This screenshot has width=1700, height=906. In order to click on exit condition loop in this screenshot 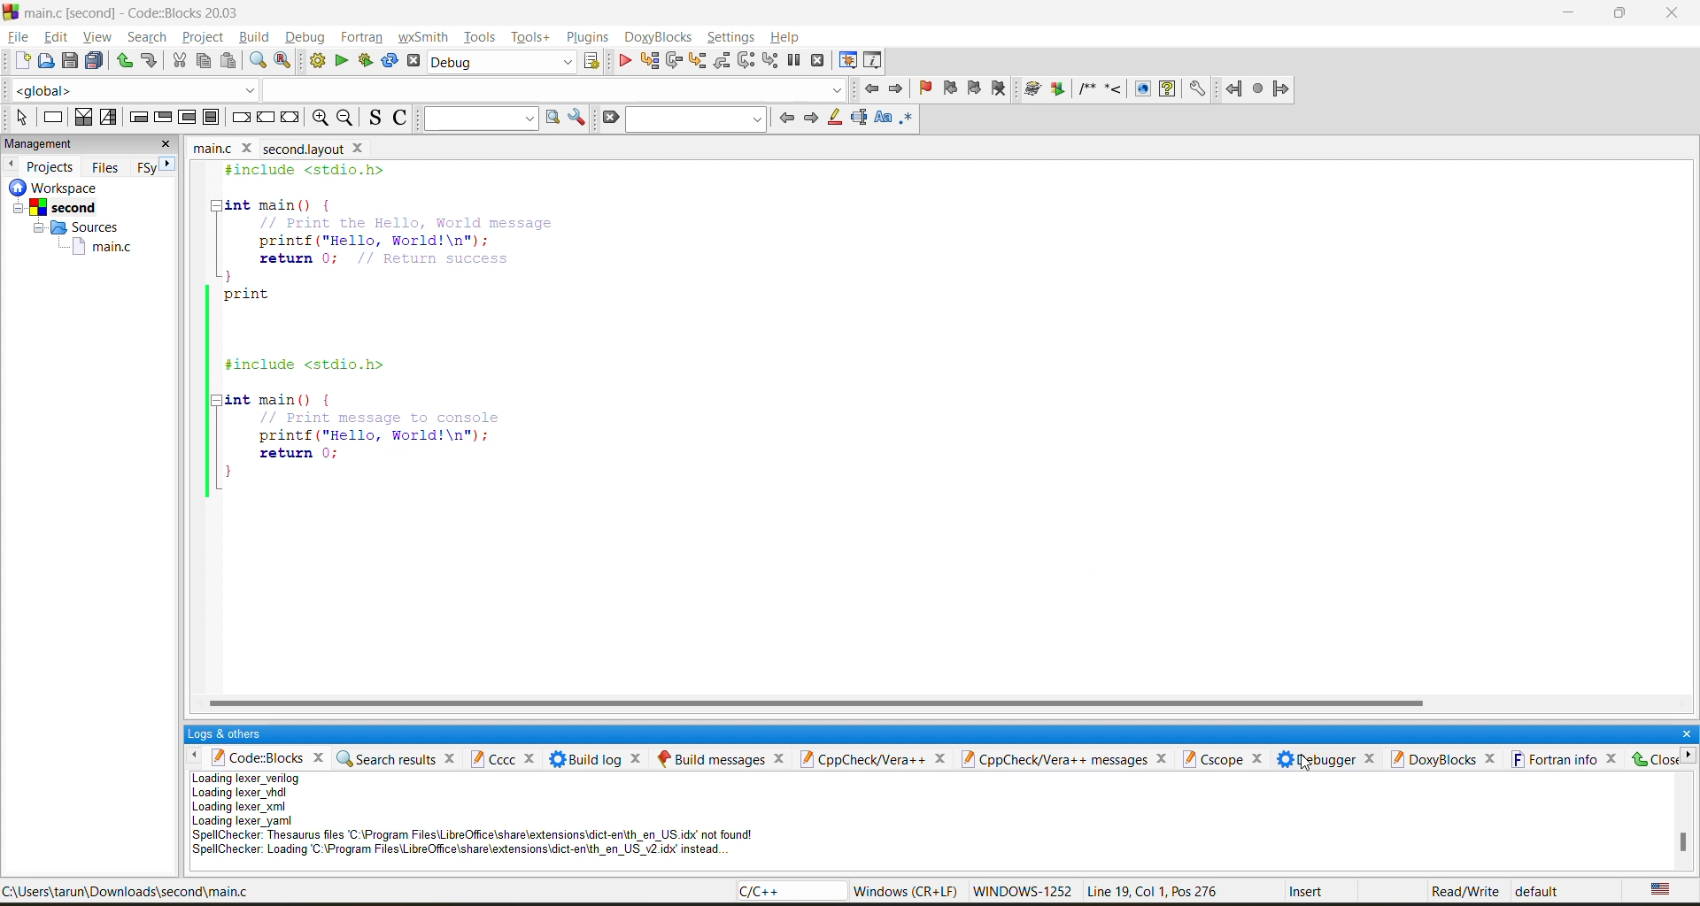, I will do `click(160, 118)`.